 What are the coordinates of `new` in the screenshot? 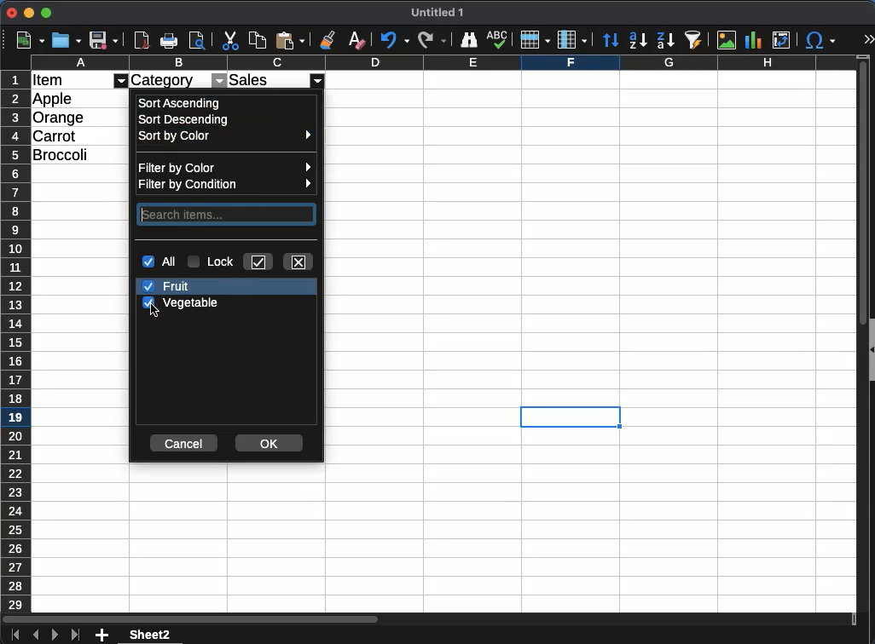 It's located at (31, 40).